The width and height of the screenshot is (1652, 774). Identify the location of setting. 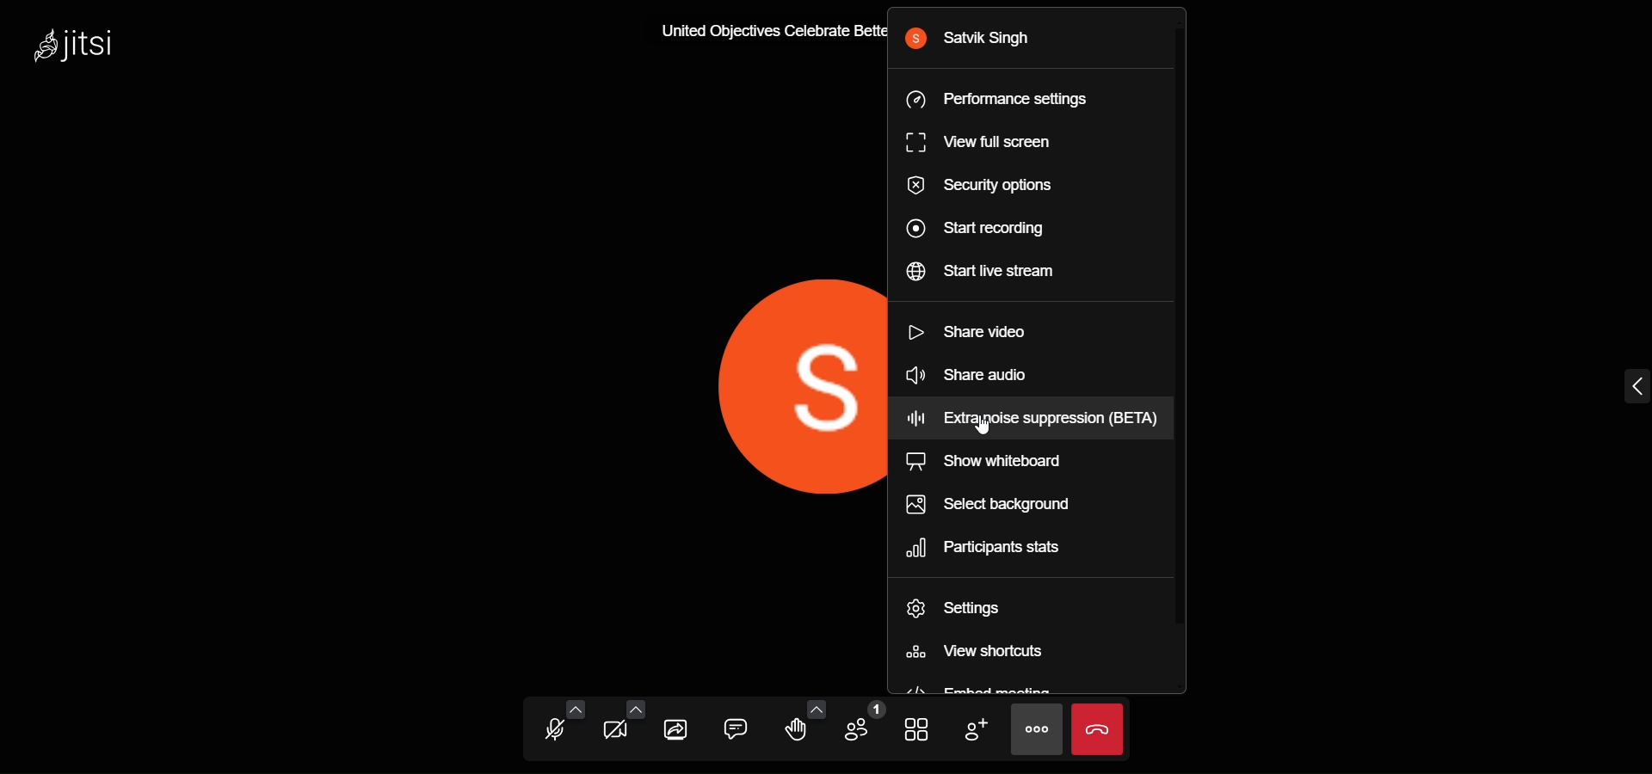
(966, 606).